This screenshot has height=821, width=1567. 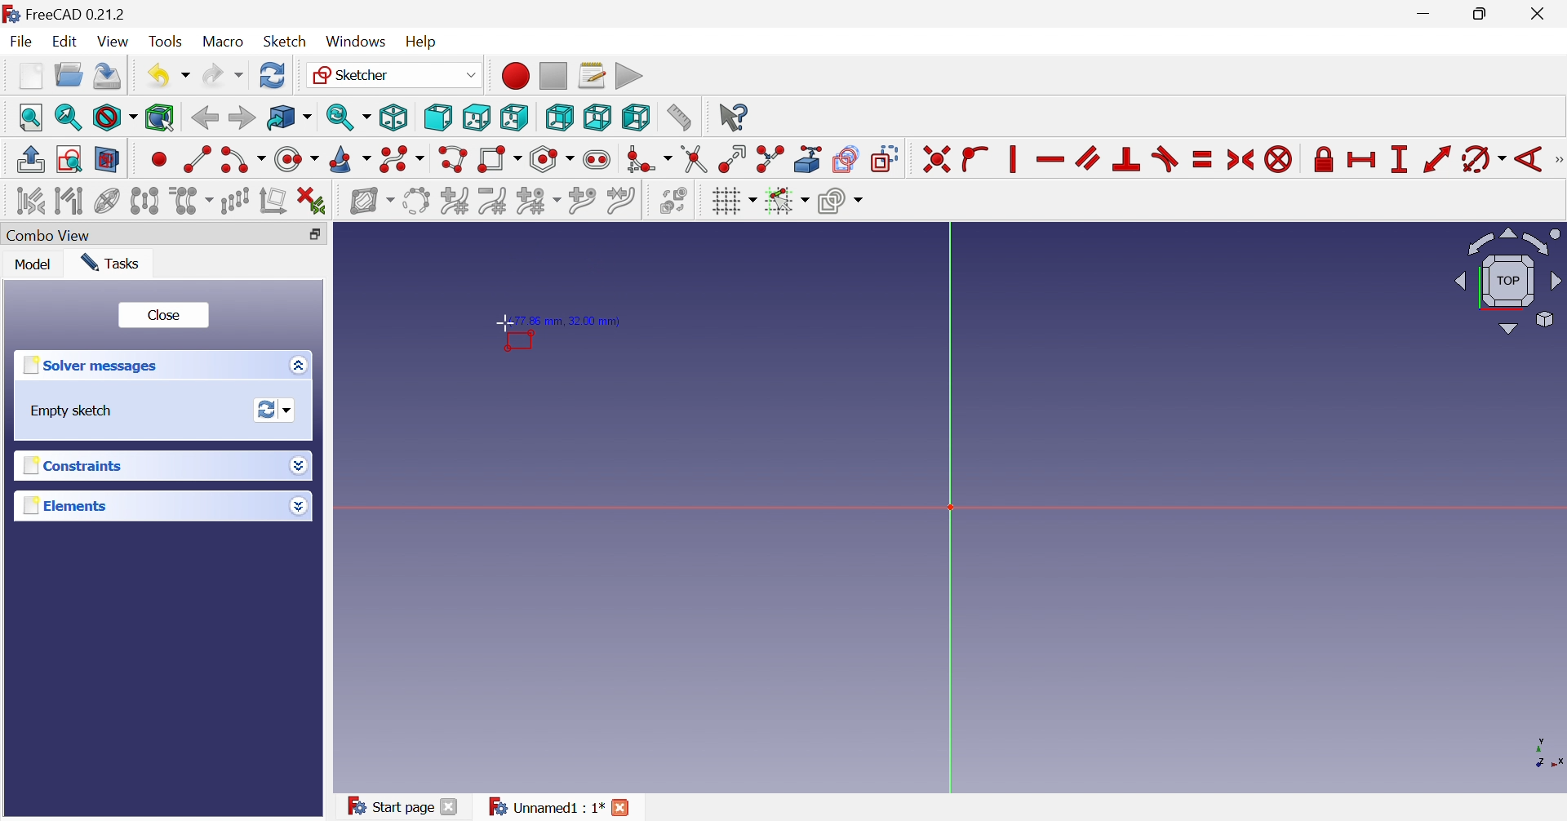 What do you see at coordinates (553, 159) in the screenshot?
I see `Create regular polygon` at bounding box center [553, 159].